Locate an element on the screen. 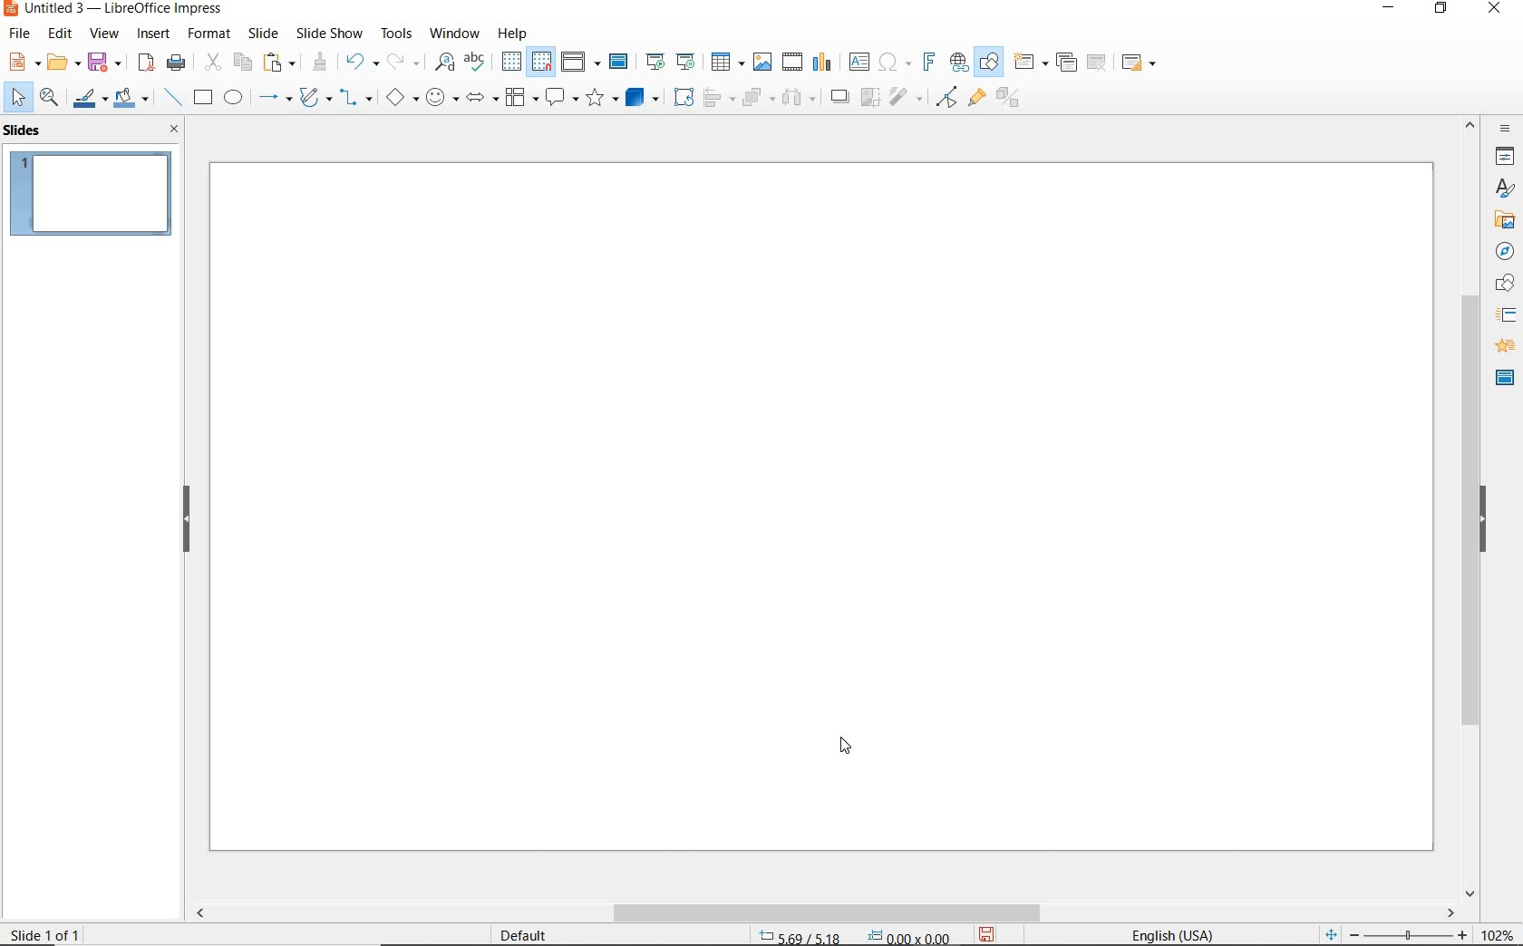  PRINT is located at coordinates (177, 63).